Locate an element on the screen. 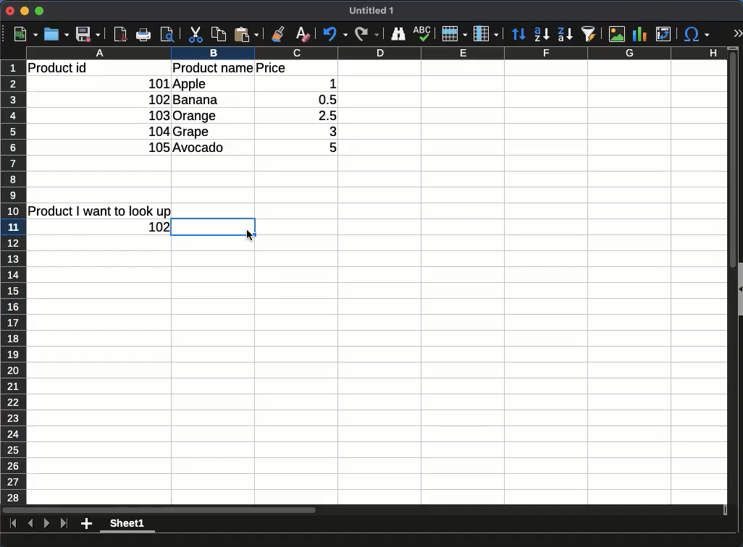 This screenshot has width=743, height=547. 3 is located at coordinates (326, 132).